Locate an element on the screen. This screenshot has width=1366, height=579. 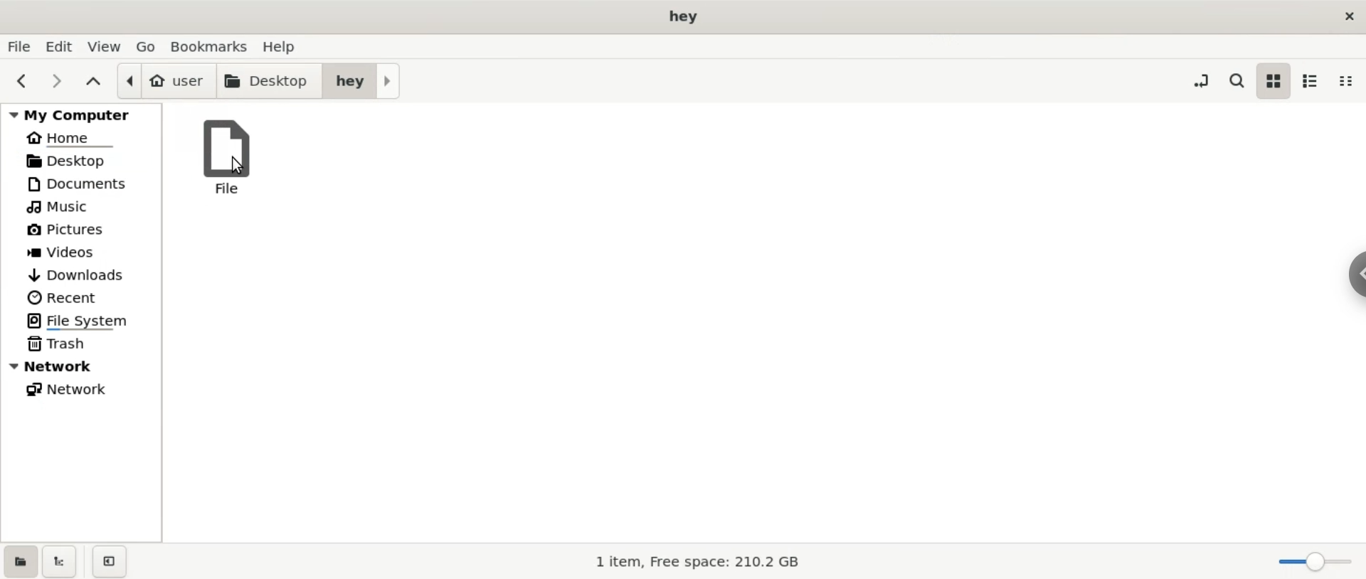
bookmarks is located at coordinates (209, 46).